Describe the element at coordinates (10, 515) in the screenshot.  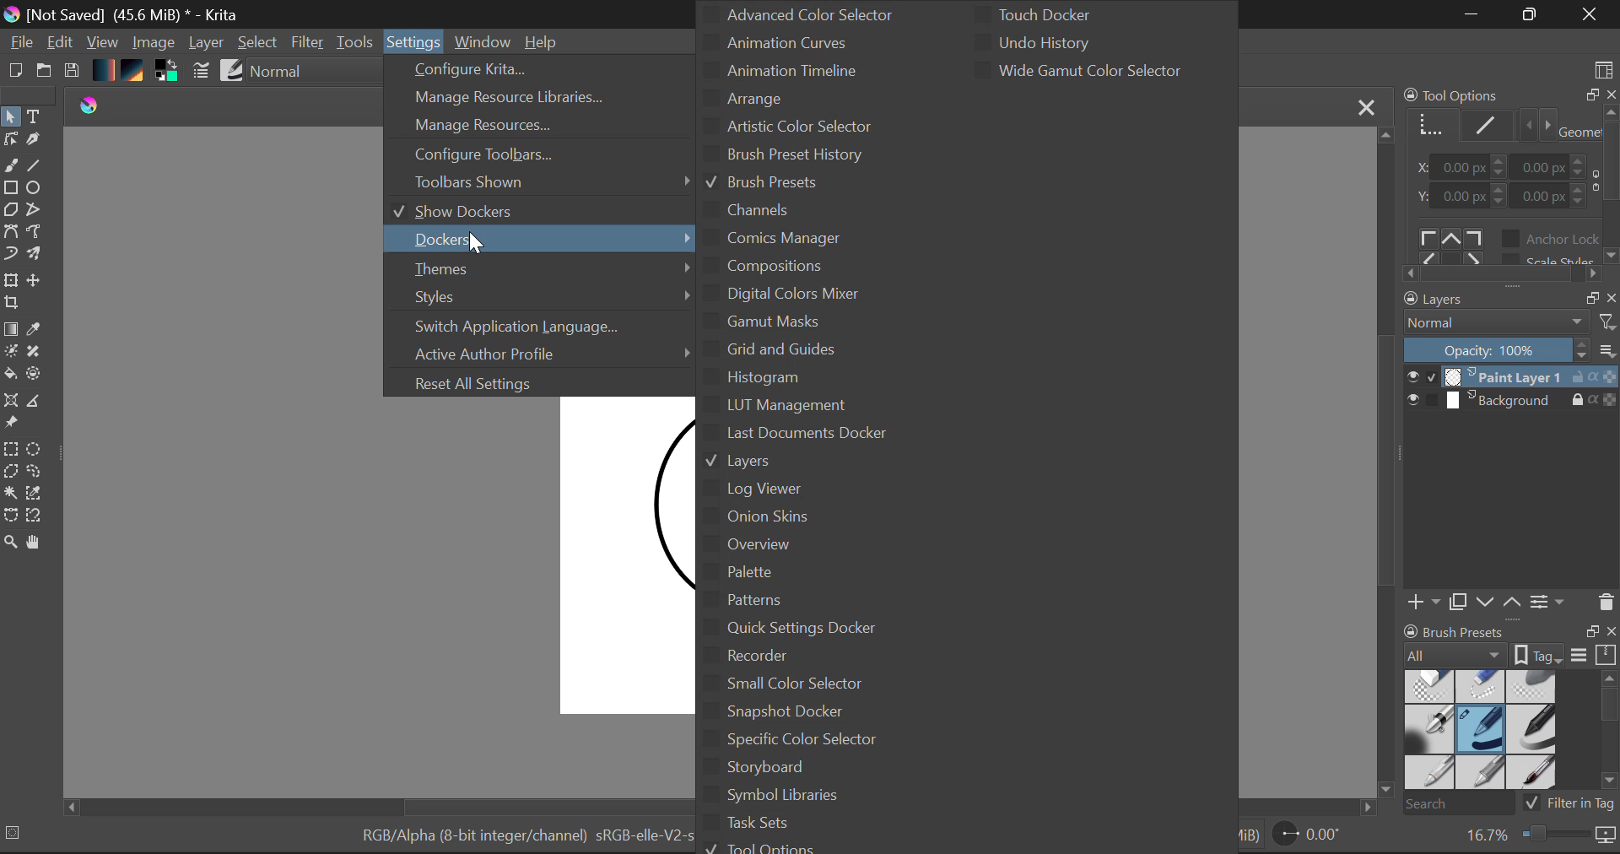
I see `Bezier Curve Selection` at that location.